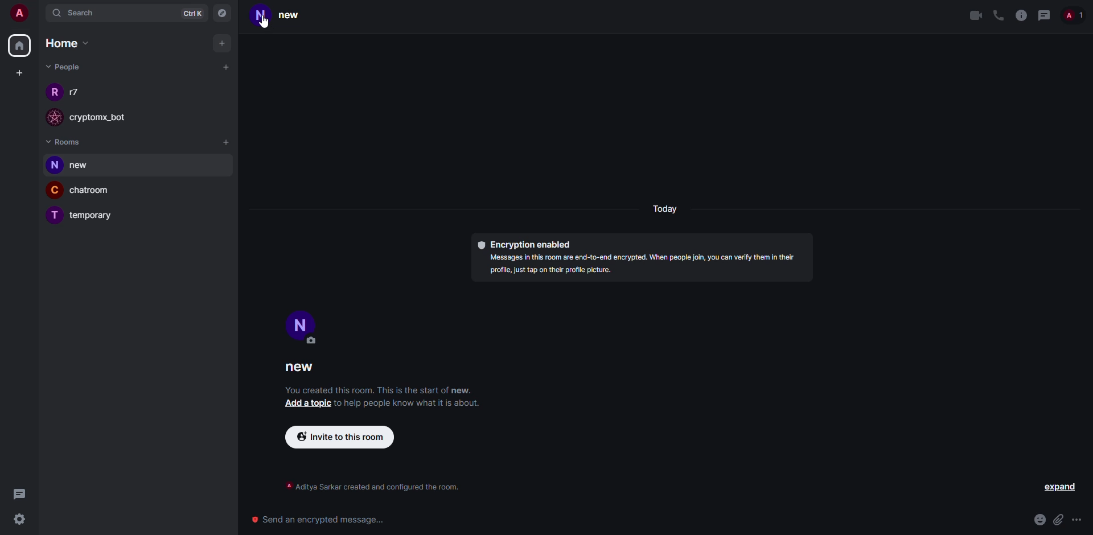 The width and height of the screenshot is (1093, 535). What do you see at coordinates (997, 15) in the screenshot?
I see `voice call` at bounding box center [997, 15].